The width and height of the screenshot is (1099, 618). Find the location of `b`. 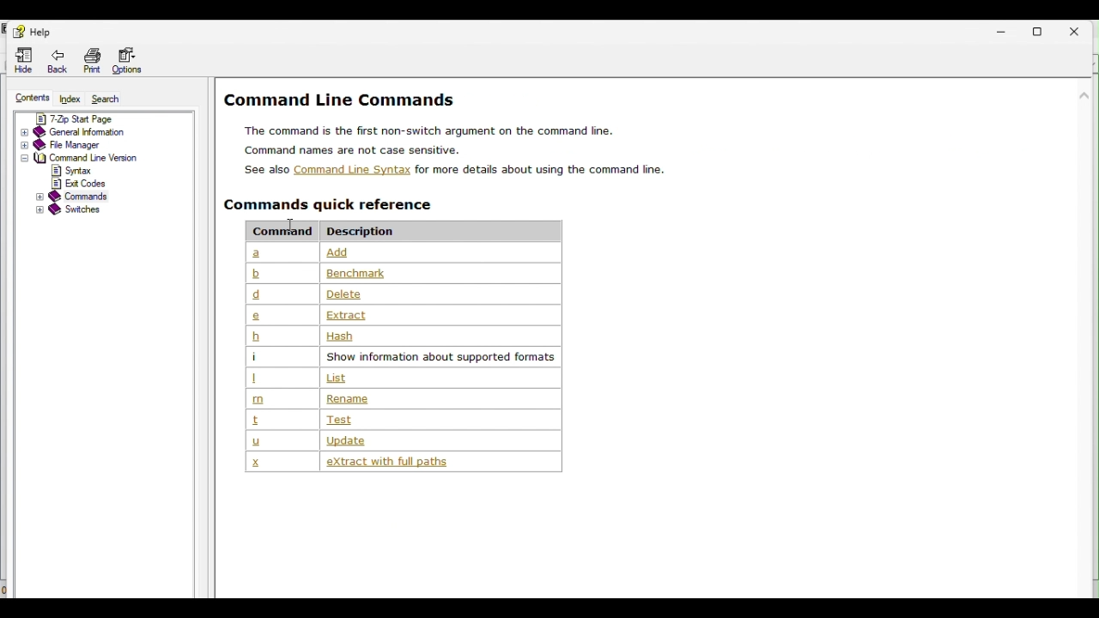

b is located at coordinates (257, 336).